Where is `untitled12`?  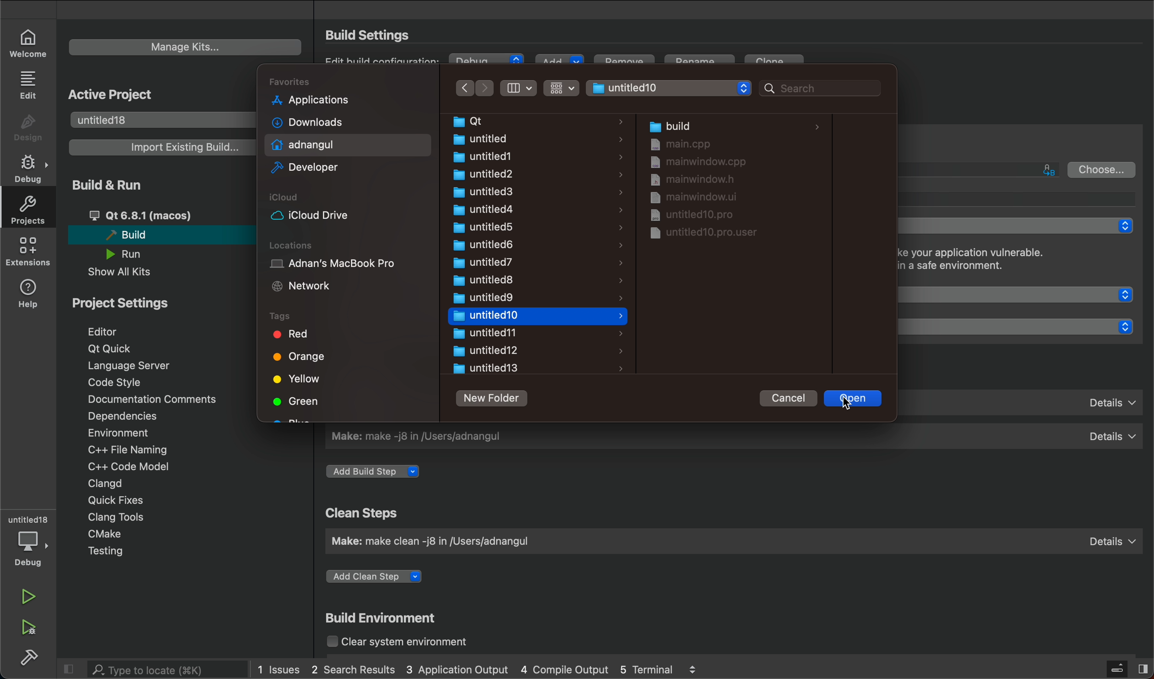 untitled12 is located at coordinates (537, 351).